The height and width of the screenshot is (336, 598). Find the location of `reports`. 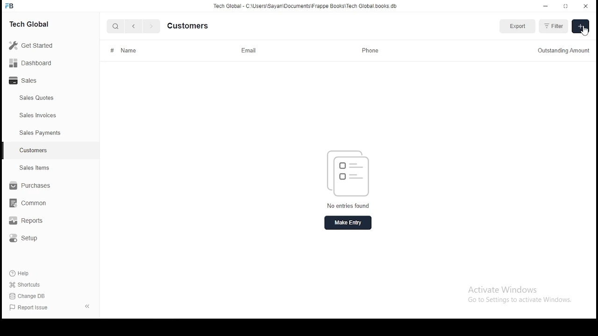

reports is located at coordinates (30, 221).